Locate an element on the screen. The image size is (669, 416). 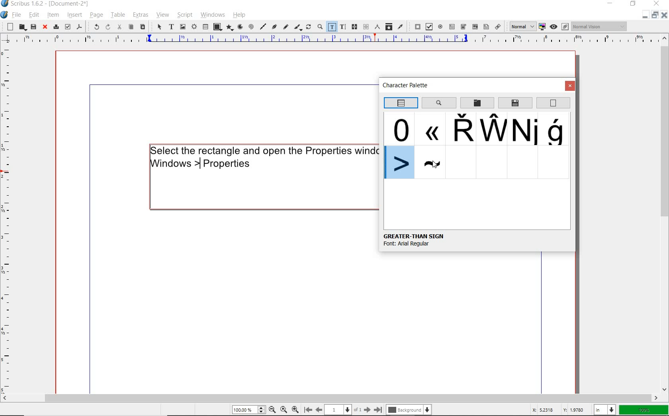
Background is located at coordinates (410, 409).